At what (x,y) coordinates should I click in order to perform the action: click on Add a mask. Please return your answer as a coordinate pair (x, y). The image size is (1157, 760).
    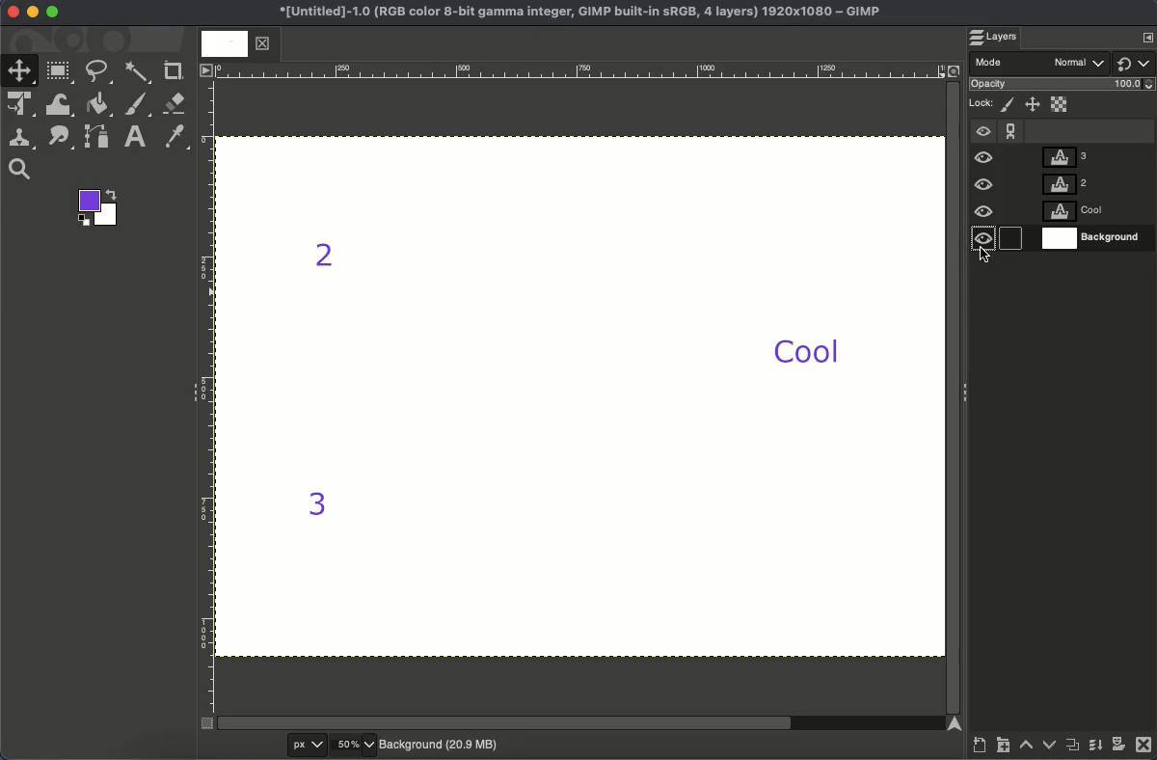
    Looking at the image, I should click on (1118, 747).